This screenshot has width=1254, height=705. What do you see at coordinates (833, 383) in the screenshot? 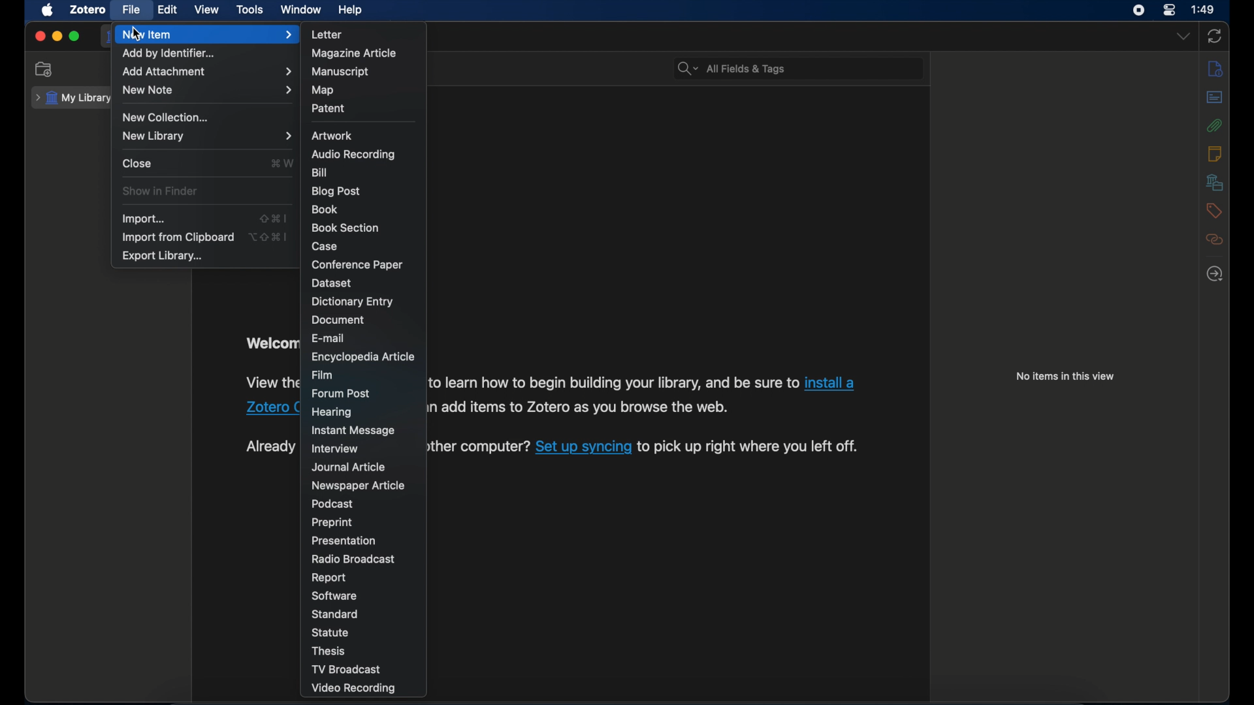
I see `install a` at bounding box center [833, 383].